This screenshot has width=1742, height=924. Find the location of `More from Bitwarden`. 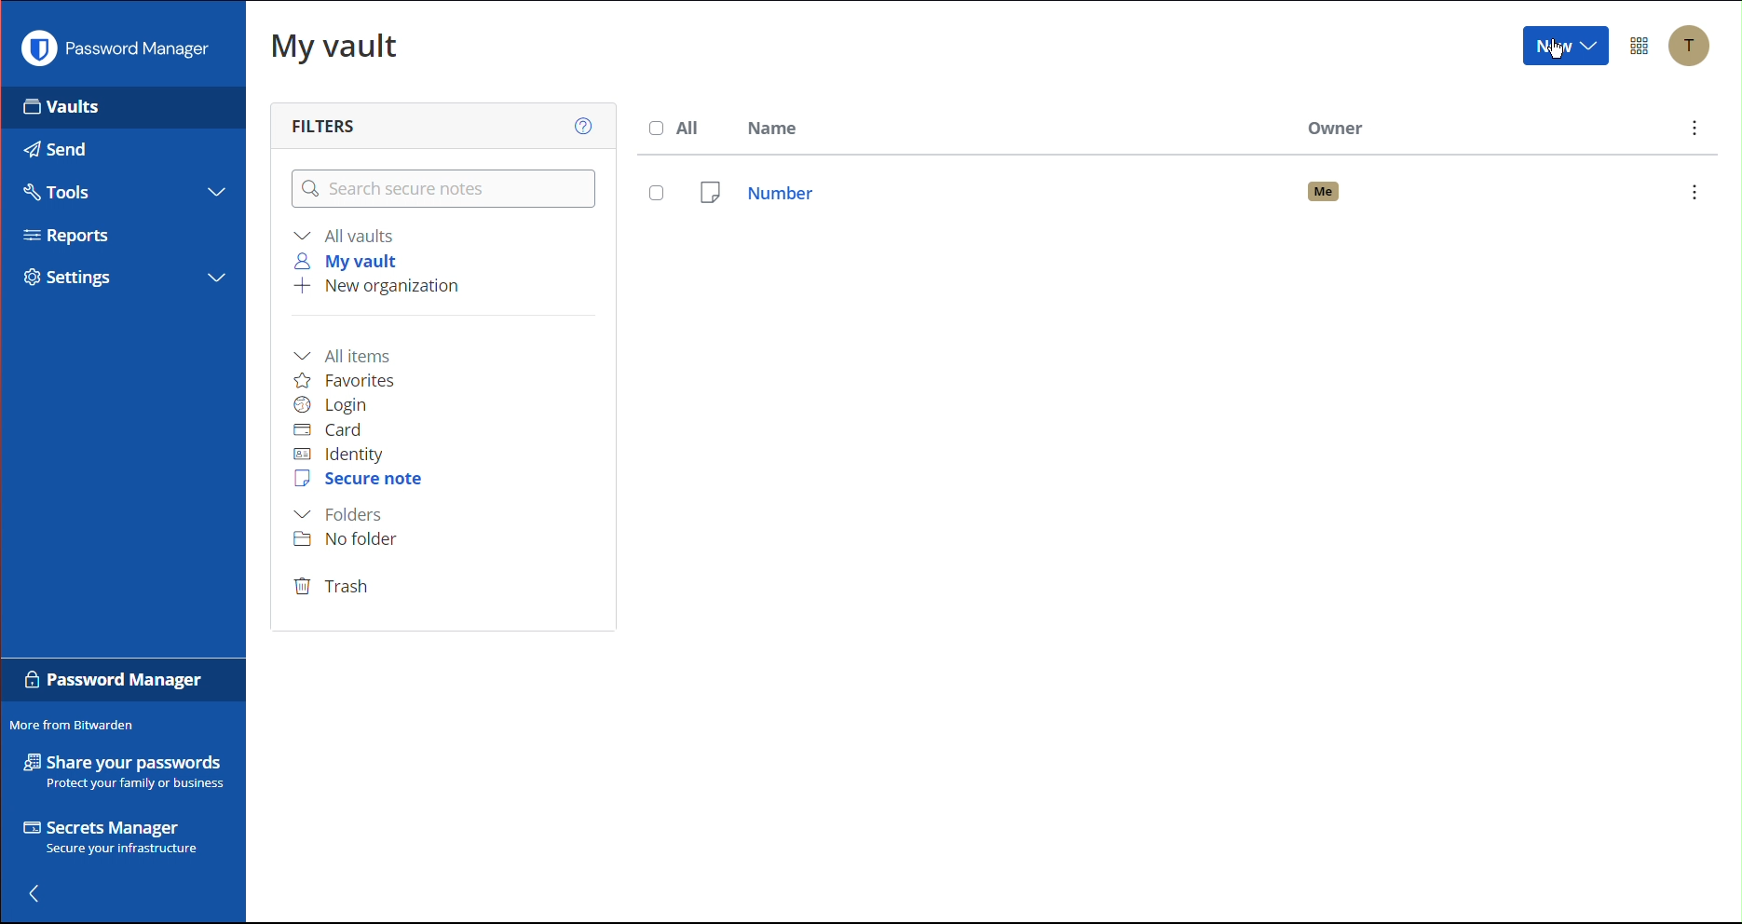

More from Bitwarden is located at coordinates (77, 726).